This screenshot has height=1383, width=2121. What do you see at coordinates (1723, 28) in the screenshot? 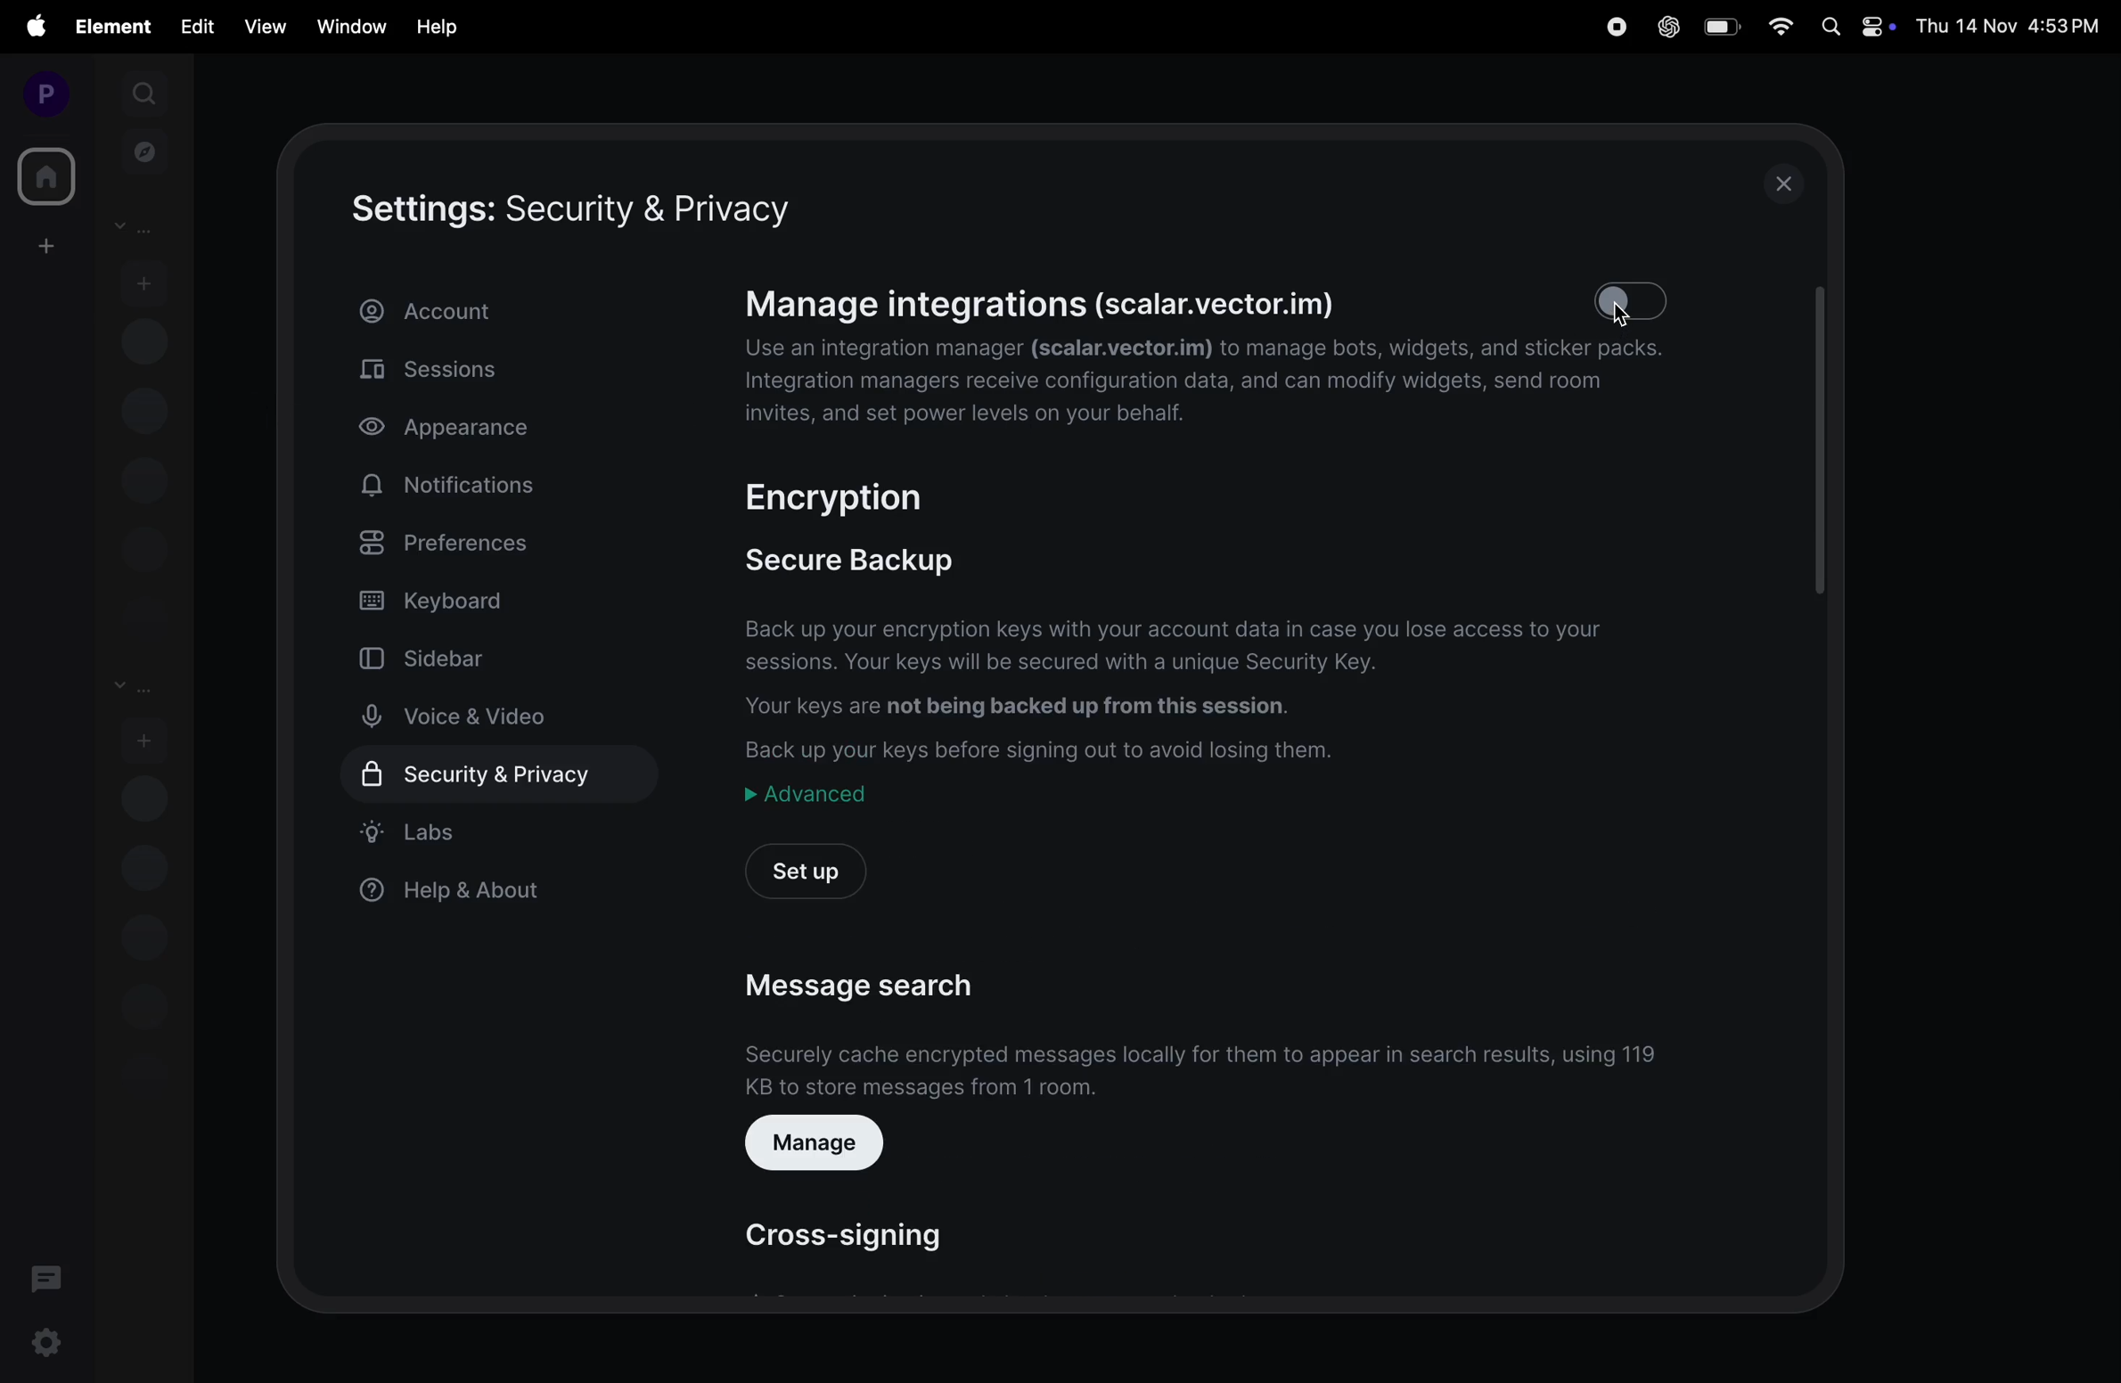
I see `battery` at bounding box center [1723, 28].